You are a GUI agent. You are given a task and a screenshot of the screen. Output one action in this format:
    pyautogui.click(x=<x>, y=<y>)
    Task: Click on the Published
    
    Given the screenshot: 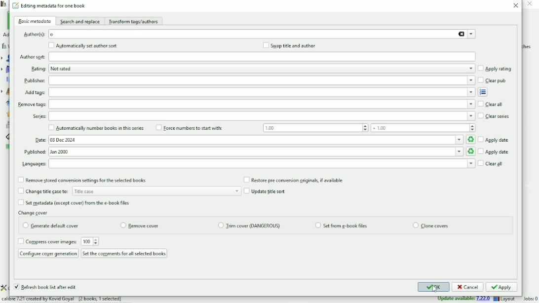 What is the action you would take?
    pyautogui.click(x=261, y=151)
    